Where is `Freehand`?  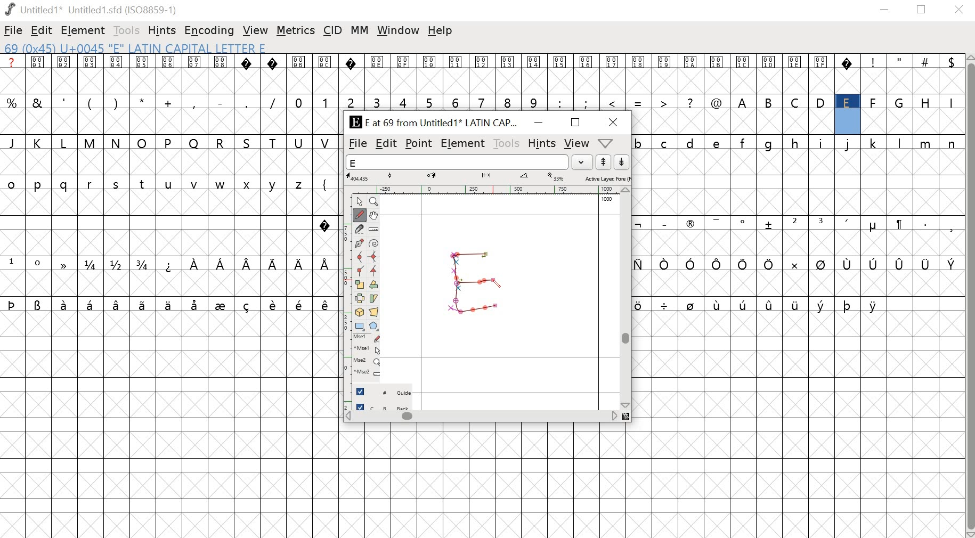
Freehand is located at coordinates (361, 216).